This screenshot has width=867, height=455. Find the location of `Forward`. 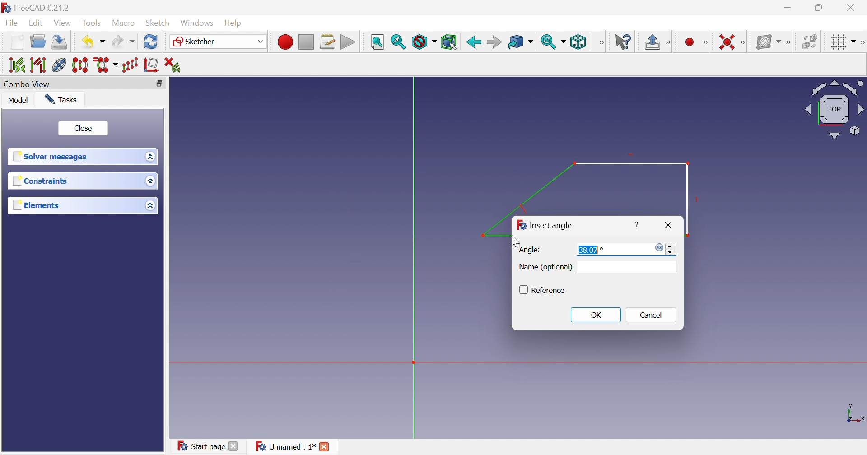

Forward is located at coordinates (494, 42).